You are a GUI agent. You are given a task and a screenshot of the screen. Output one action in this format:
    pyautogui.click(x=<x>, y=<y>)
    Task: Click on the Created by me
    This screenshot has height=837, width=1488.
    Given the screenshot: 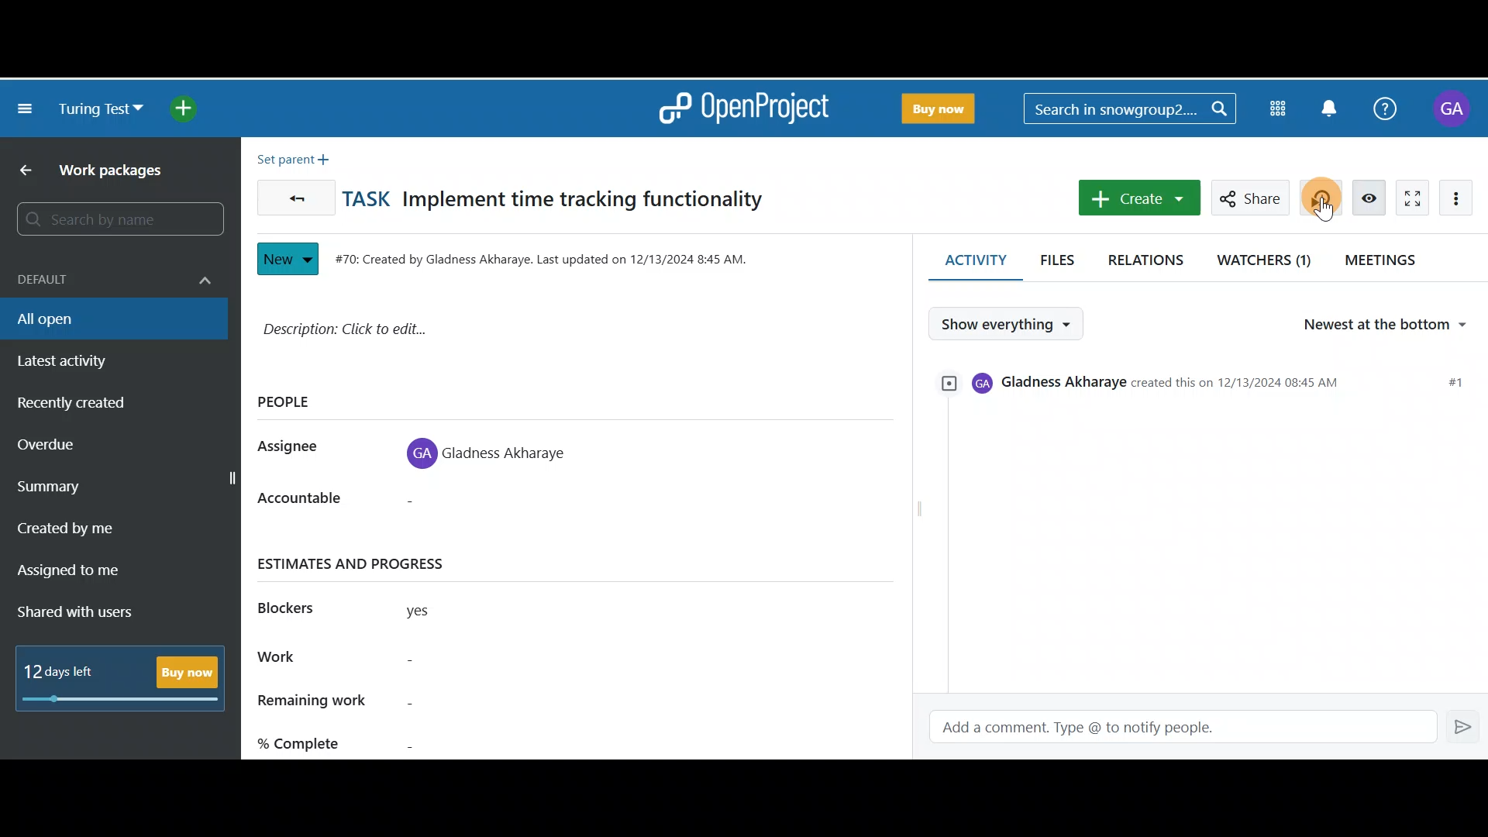 What is the action you would take?
    pyautogui.click(x=102, y=533)
    